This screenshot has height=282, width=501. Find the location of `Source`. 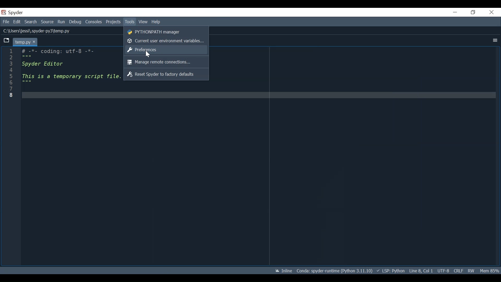

Source is located at coordinates (47, 22).